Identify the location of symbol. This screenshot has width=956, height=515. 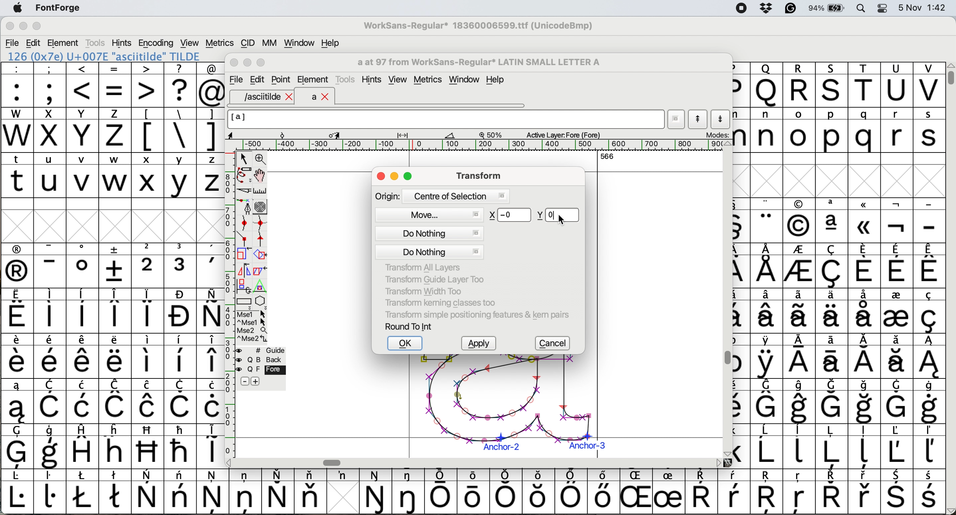
(767, 401).